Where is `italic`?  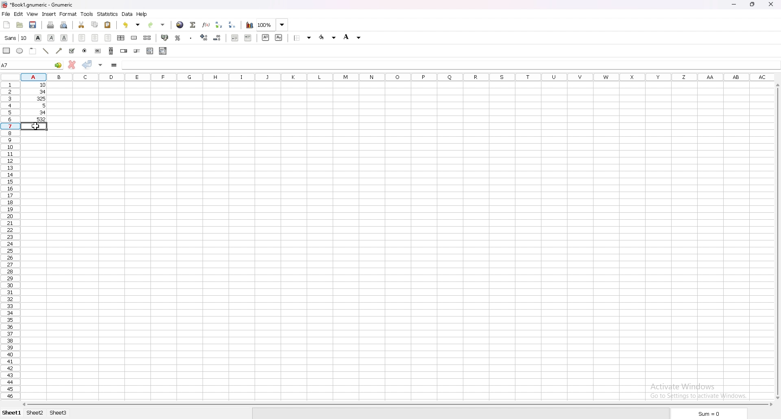
italic is located at coordinates (51, 37).